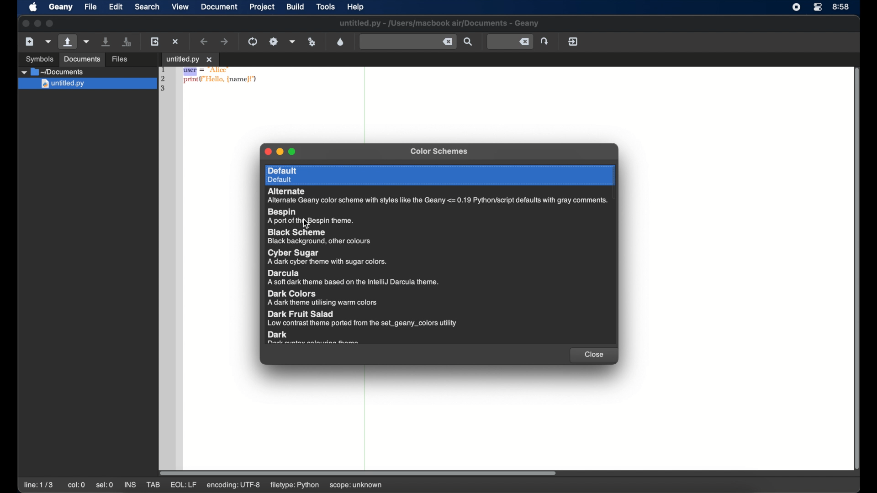  What do you see at coordinates (29, 41) in the screenshot?
I see `create a new file` at bounding box center [29, 41].